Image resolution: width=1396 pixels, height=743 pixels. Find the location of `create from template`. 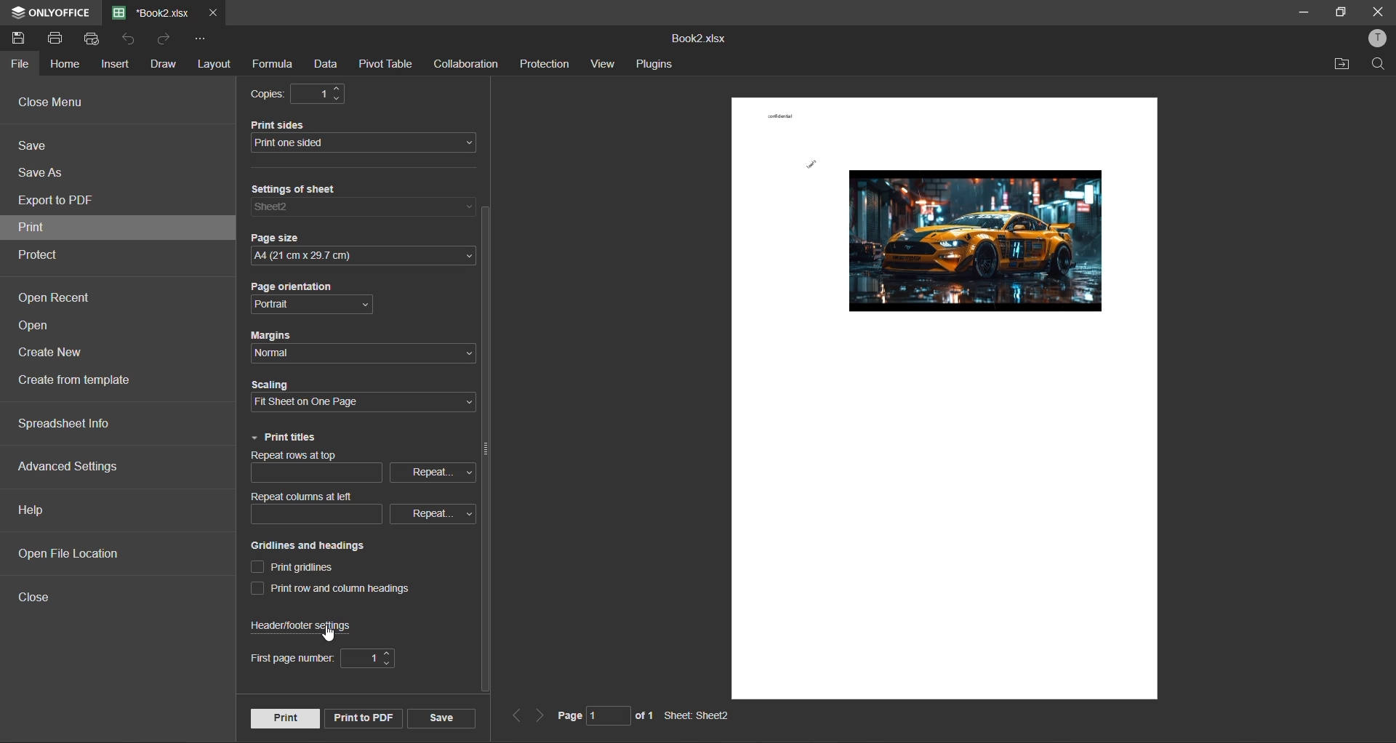

create from template is located at coordinates (83, 380).